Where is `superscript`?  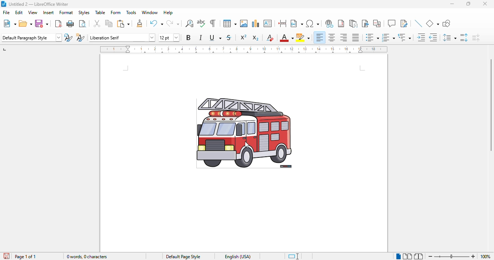 superscript is located at coordinates (243, 37).